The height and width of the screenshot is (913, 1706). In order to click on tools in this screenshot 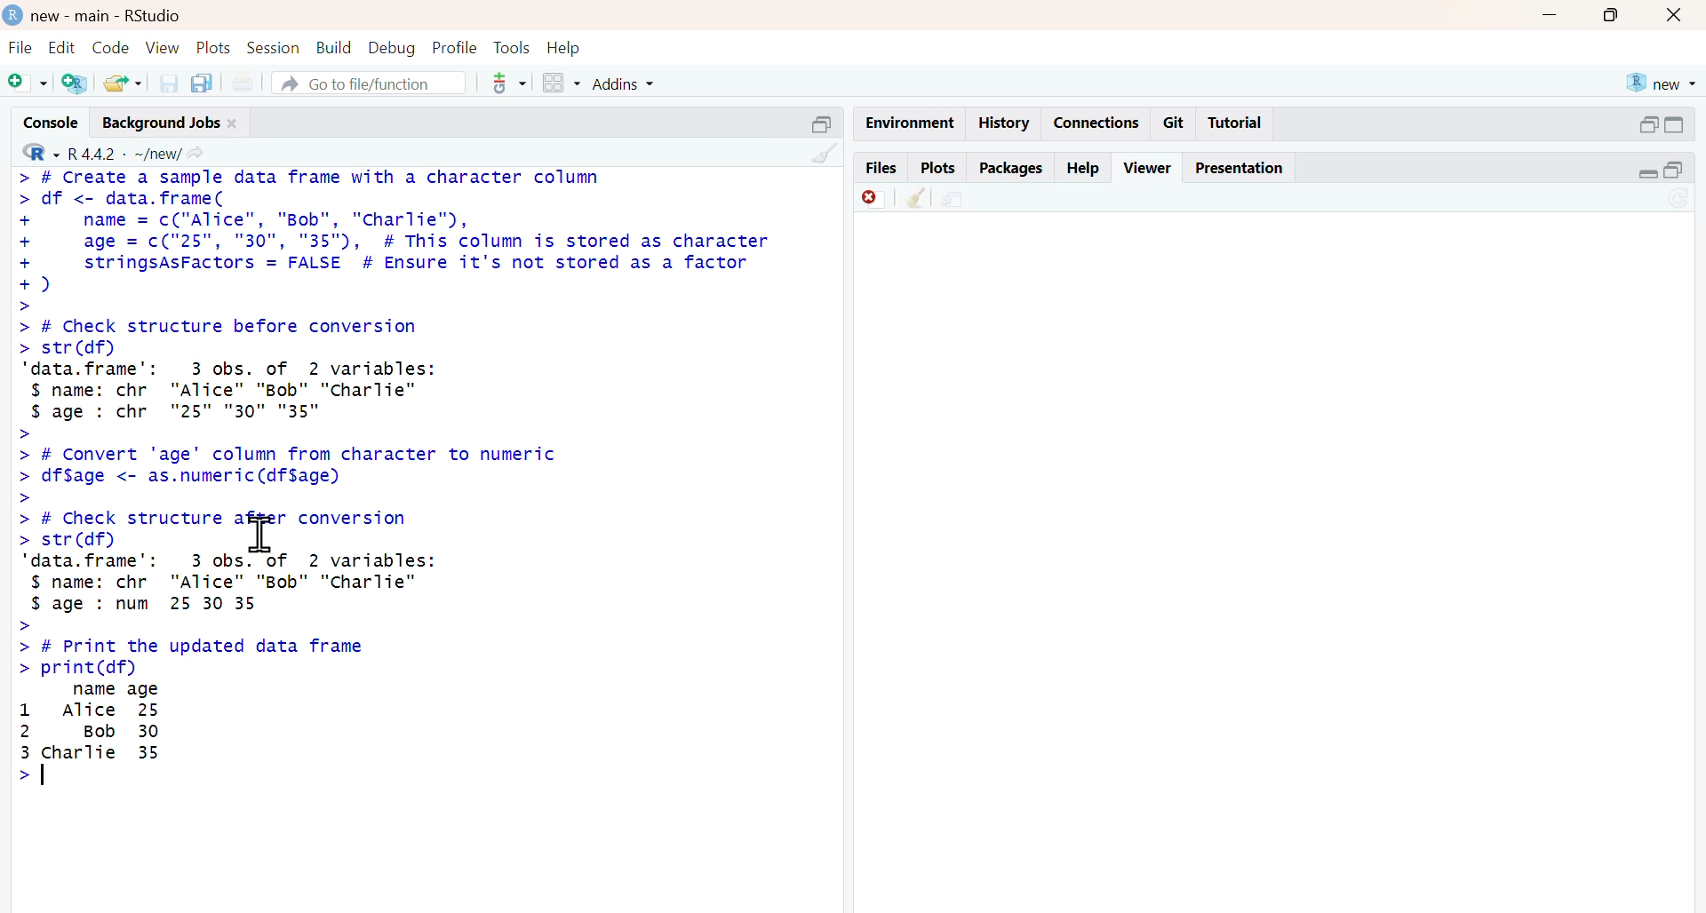, I will do `click(515, 48)`.